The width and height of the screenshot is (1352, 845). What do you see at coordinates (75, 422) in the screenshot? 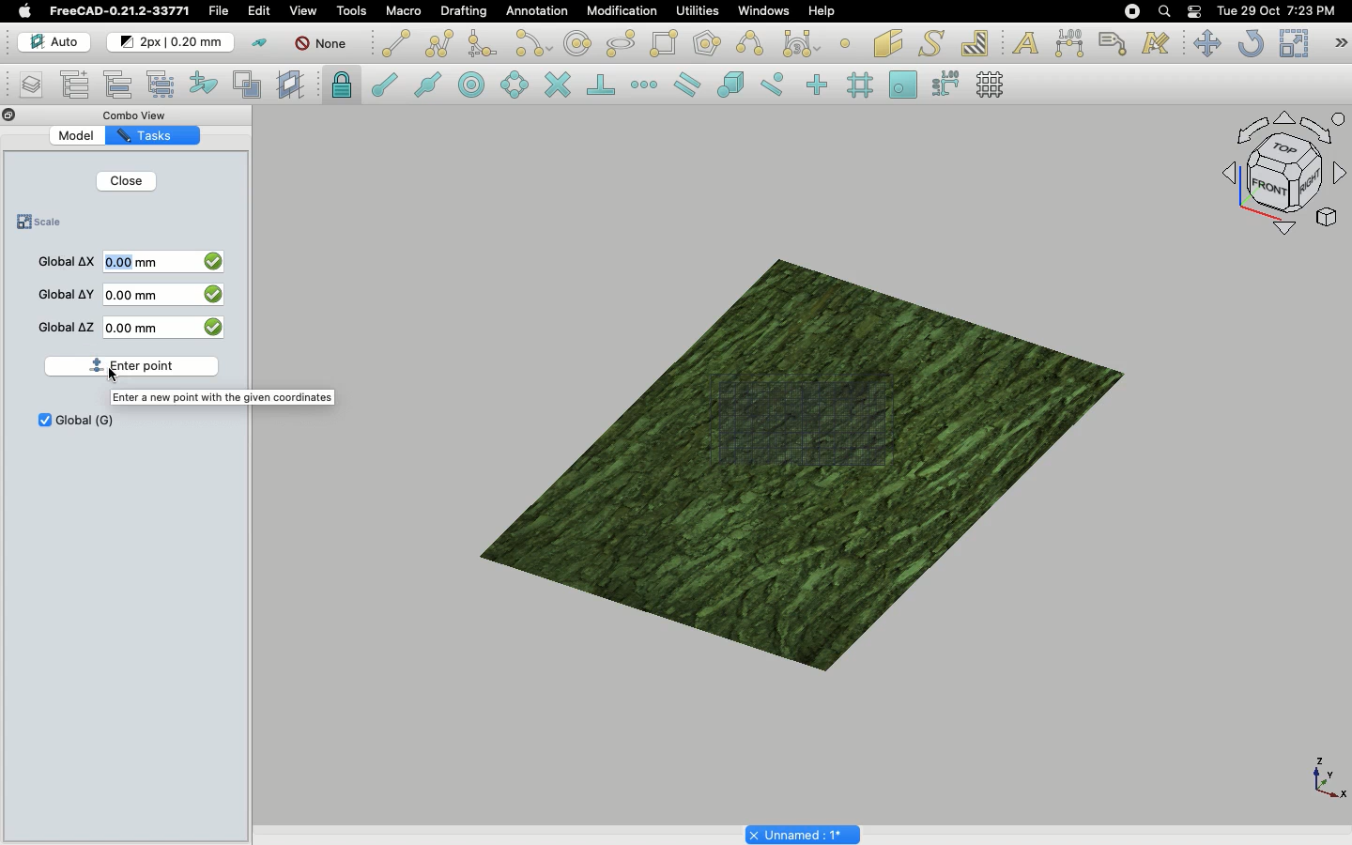
I see `Global` at bounding box center [75, 422].